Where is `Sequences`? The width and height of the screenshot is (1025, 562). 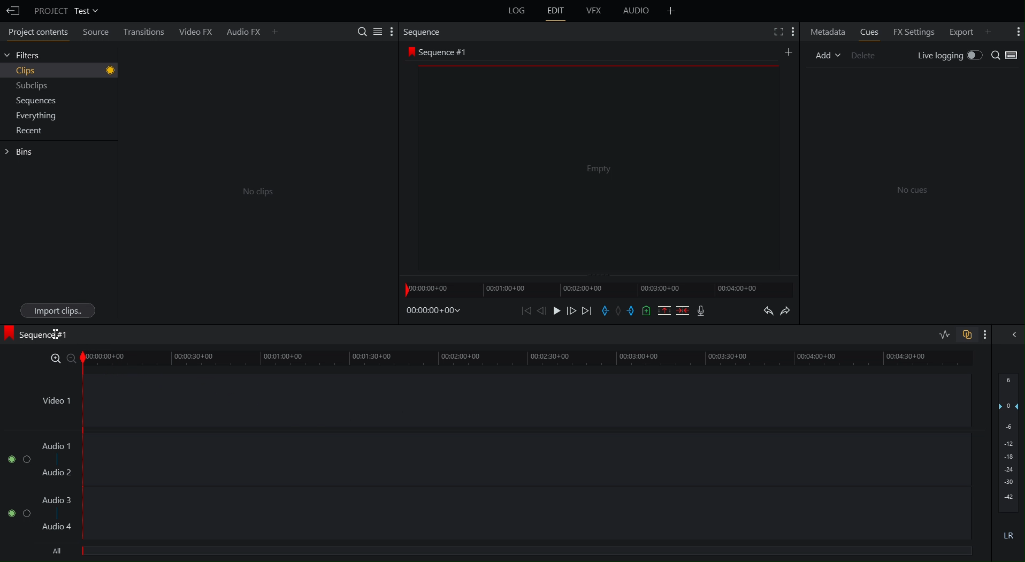 Sequences is located at coordinates (33, 101).